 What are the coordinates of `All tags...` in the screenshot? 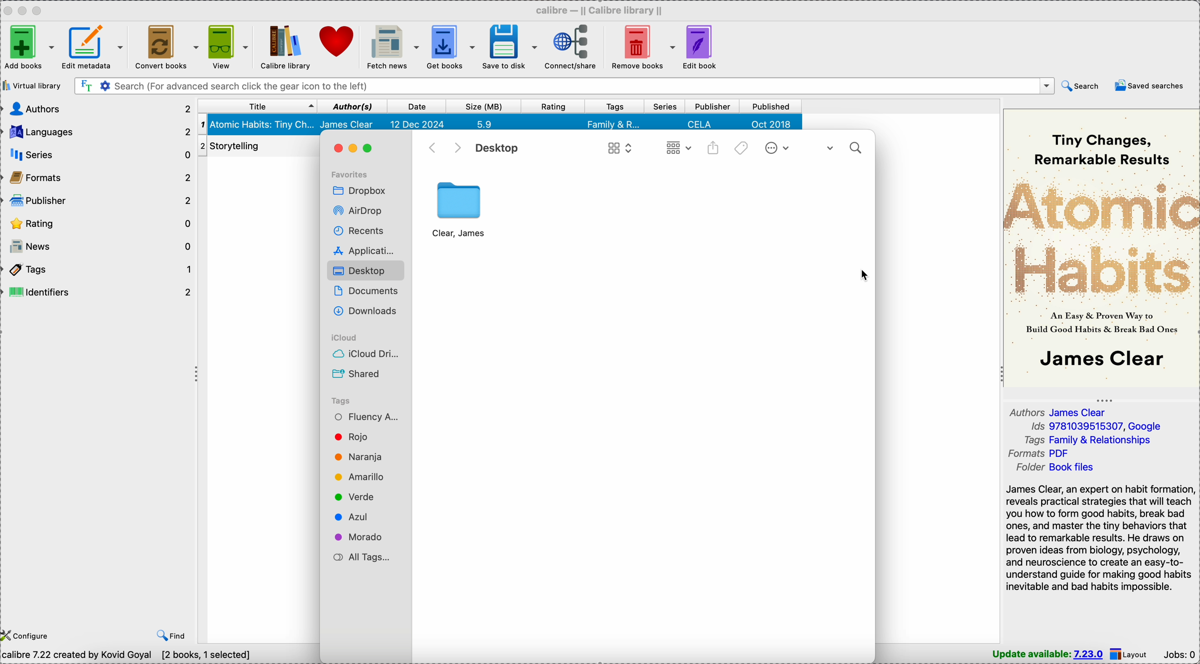 It's located at (361, 558).